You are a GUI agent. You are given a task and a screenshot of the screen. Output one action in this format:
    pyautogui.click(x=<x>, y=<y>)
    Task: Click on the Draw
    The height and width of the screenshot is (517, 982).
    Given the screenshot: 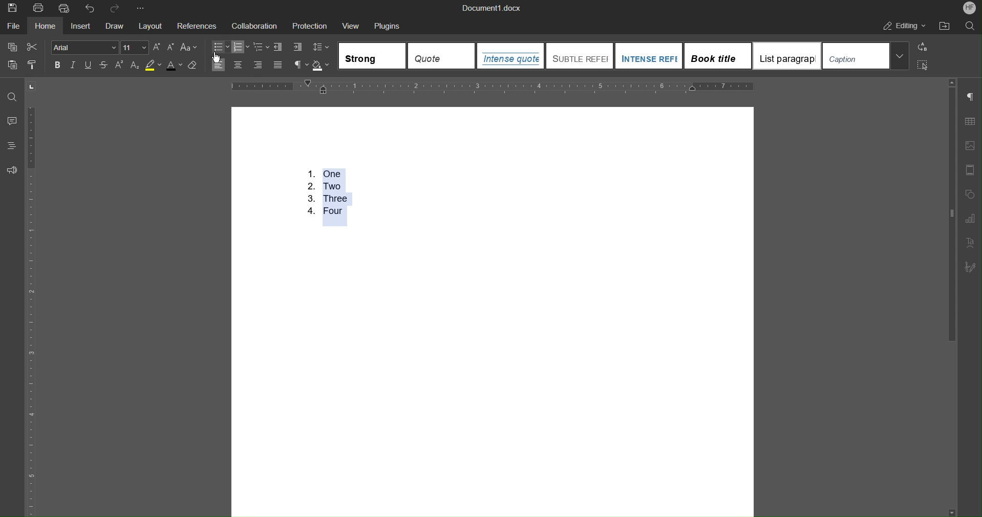 What is the action you would take?
    pyautogui.click(x=115, y=24)
    